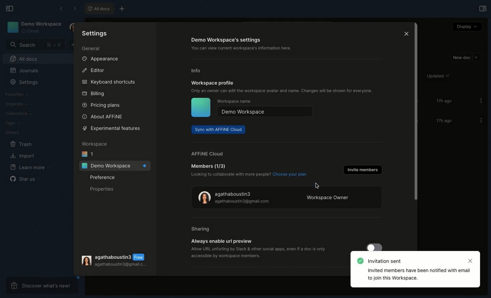  What do you see at coordinates (73, 28) in the screenshot?
I see `User` at bounding box center [73, 28].